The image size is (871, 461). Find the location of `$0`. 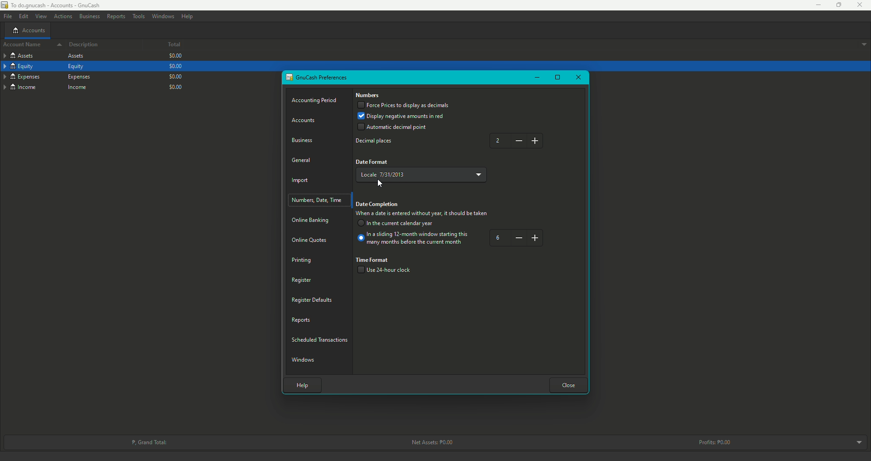

$0 is located at coordinates (175, 66).